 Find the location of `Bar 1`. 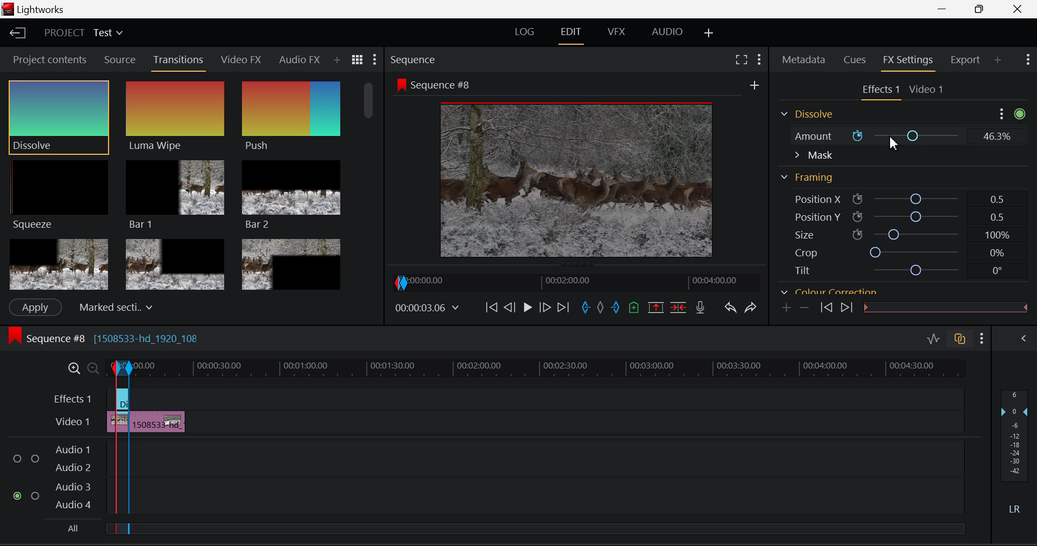

Bar 1 is located at coordinates (176, 194).